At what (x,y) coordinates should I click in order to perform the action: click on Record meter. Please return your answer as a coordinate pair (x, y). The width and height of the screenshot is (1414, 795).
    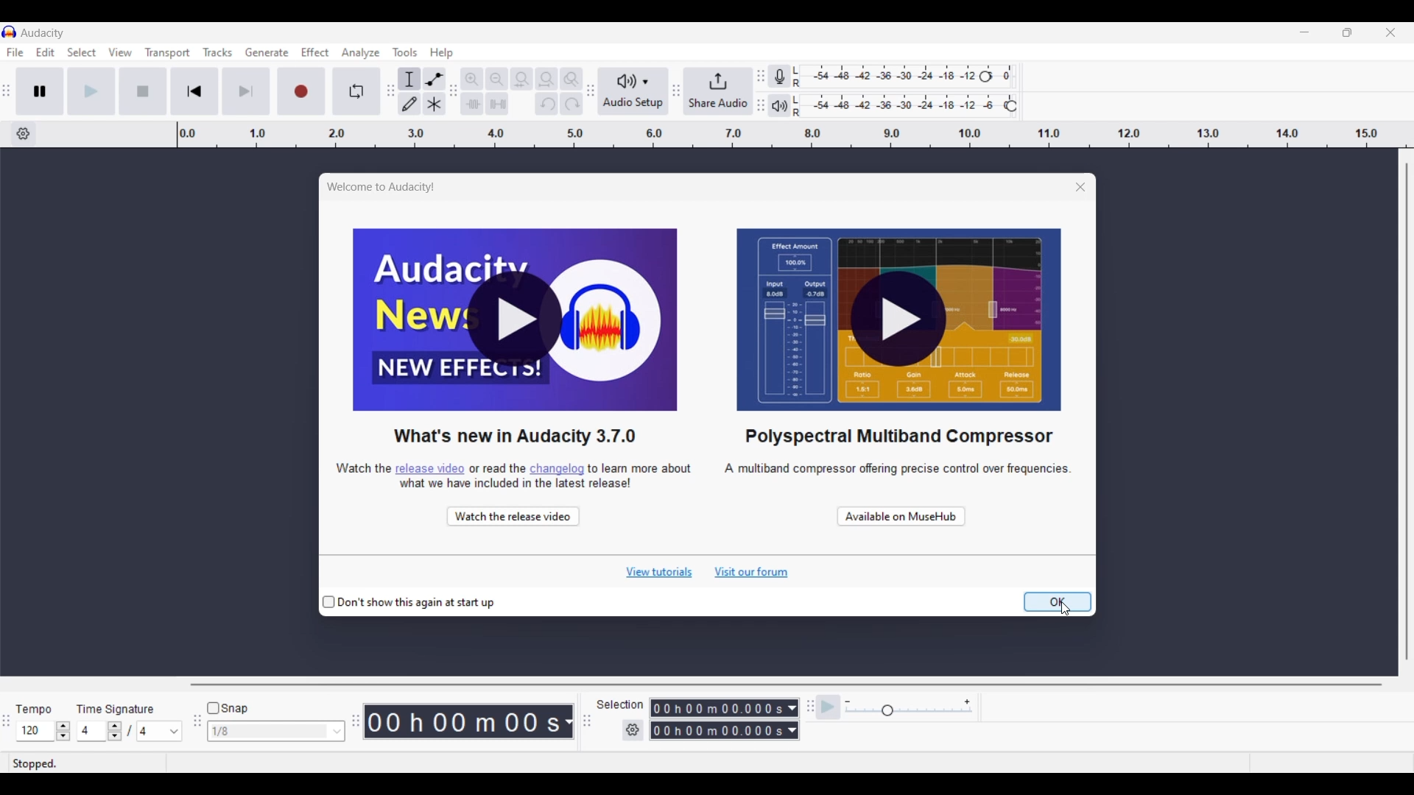
    Looking at the image, I should click on (779, 77).